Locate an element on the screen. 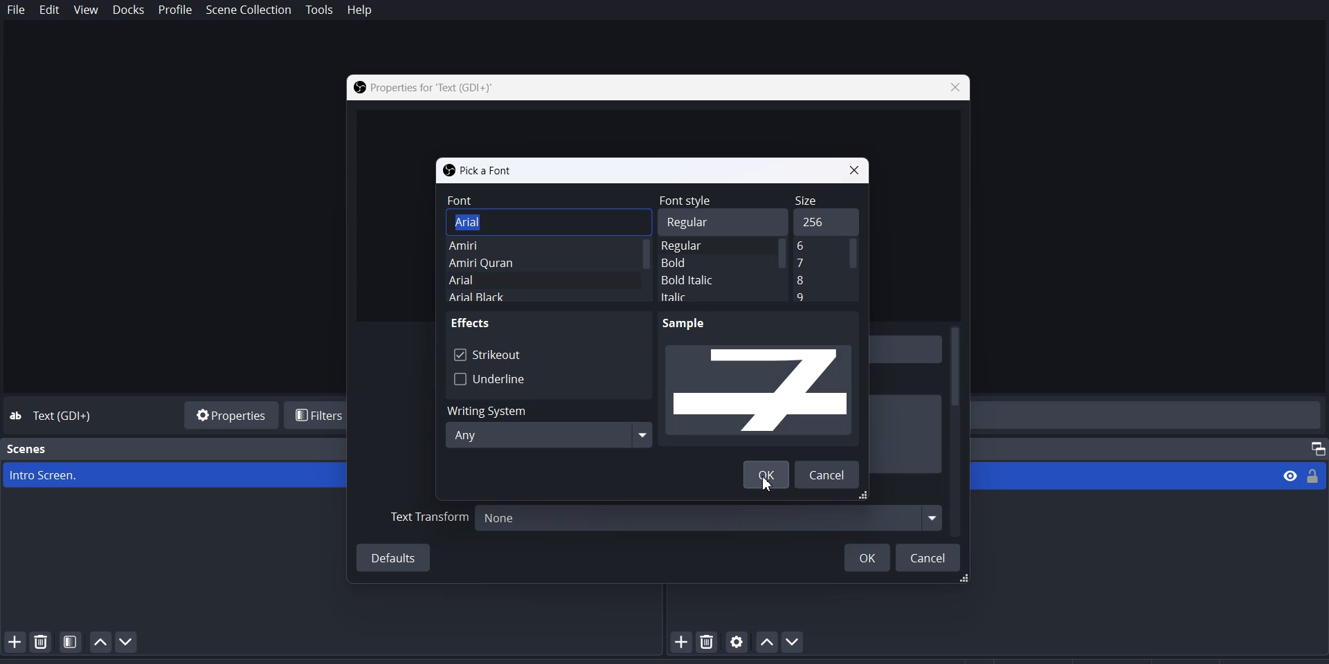 Image resolution: width=1329 pixels, height=664 pixels. Filters is located at coordinates (318, 415).